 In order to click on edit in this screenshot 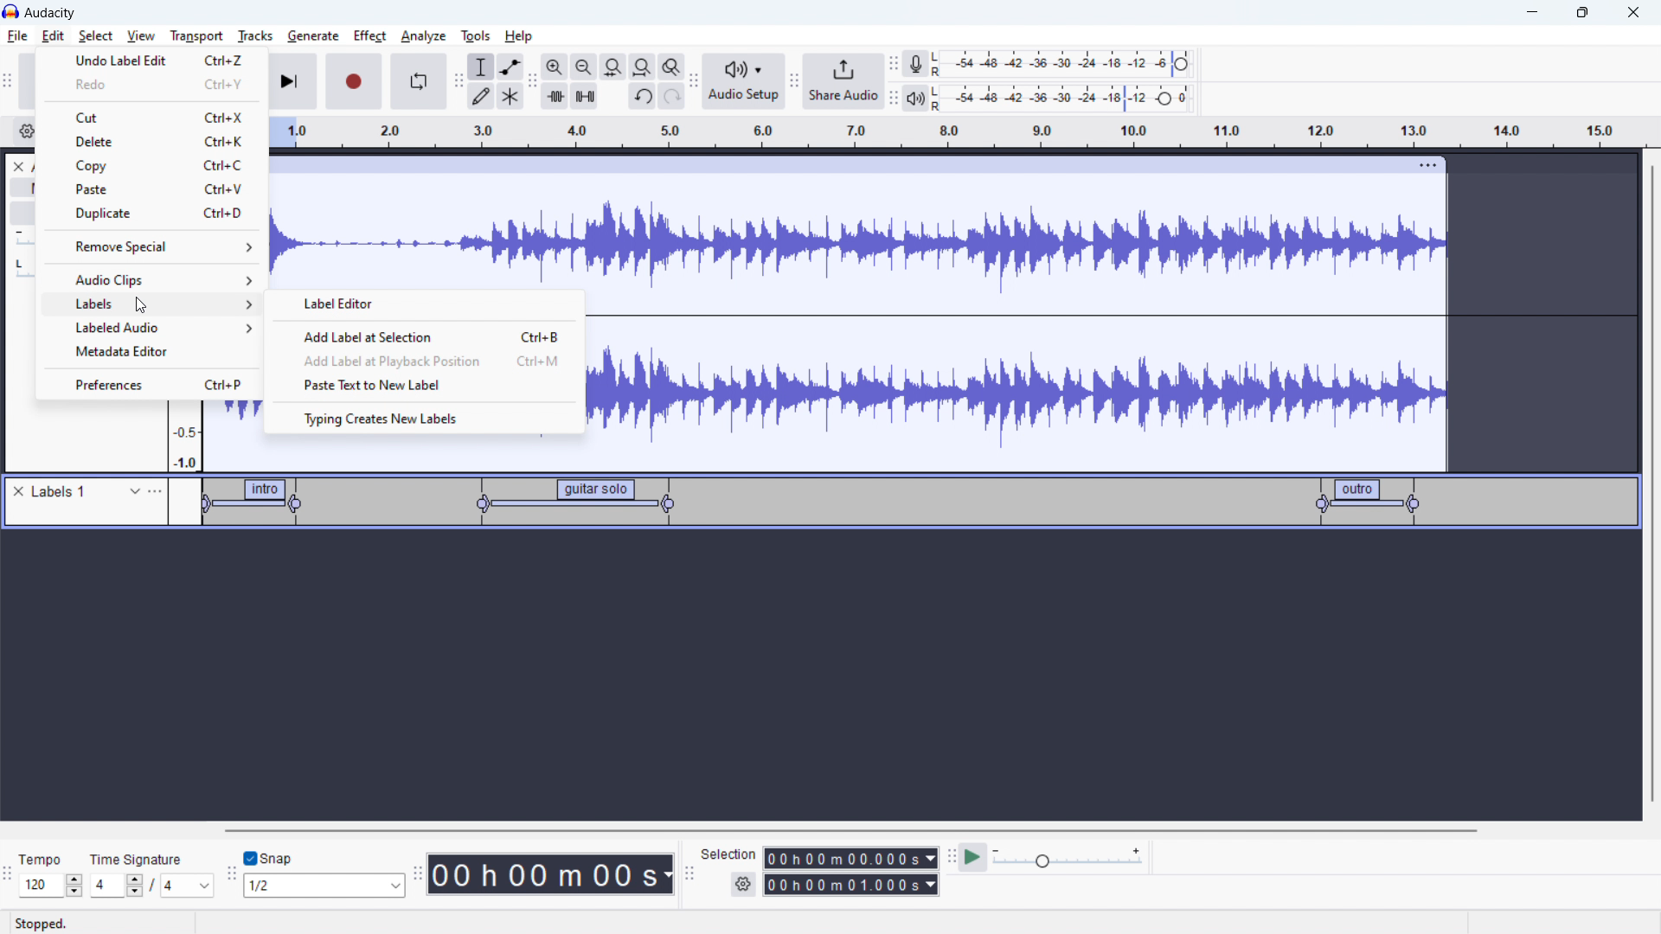, I will do `click(53, 36)`.